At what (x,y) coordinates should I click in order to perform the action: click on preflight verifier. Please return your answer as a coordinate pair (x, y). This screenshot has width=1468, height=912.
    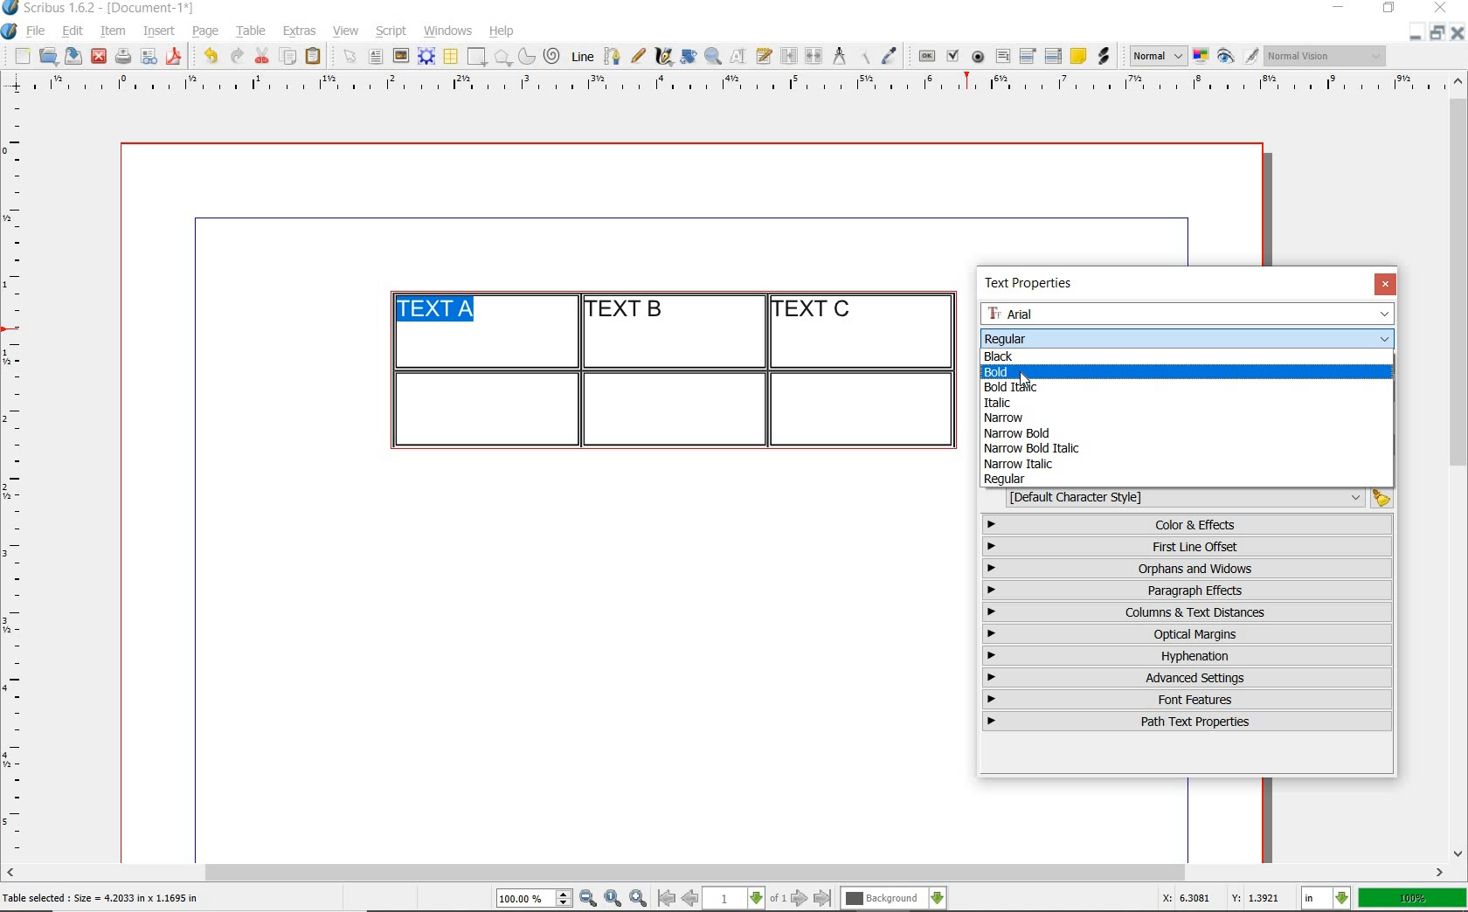
    Looking at the image, I should click on (149, 58).